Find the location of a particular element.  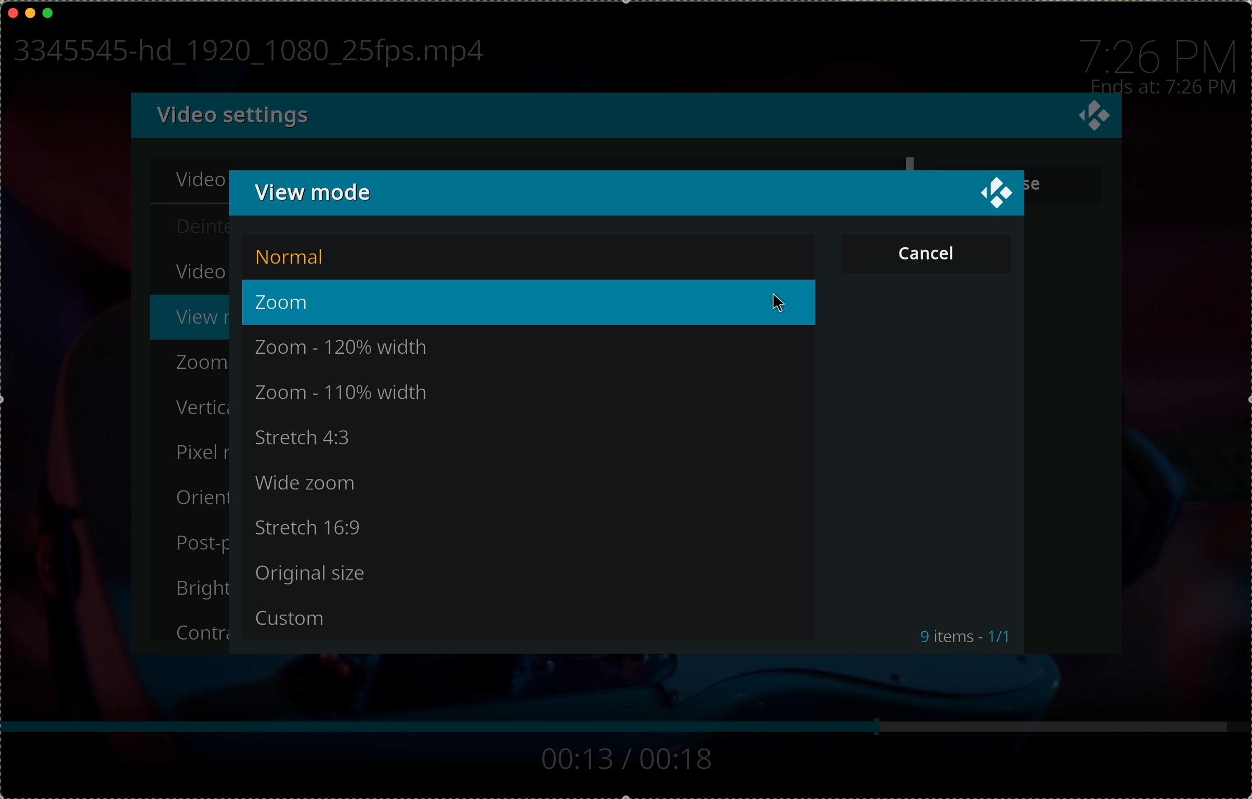

close is located at coordinates (12, 11).